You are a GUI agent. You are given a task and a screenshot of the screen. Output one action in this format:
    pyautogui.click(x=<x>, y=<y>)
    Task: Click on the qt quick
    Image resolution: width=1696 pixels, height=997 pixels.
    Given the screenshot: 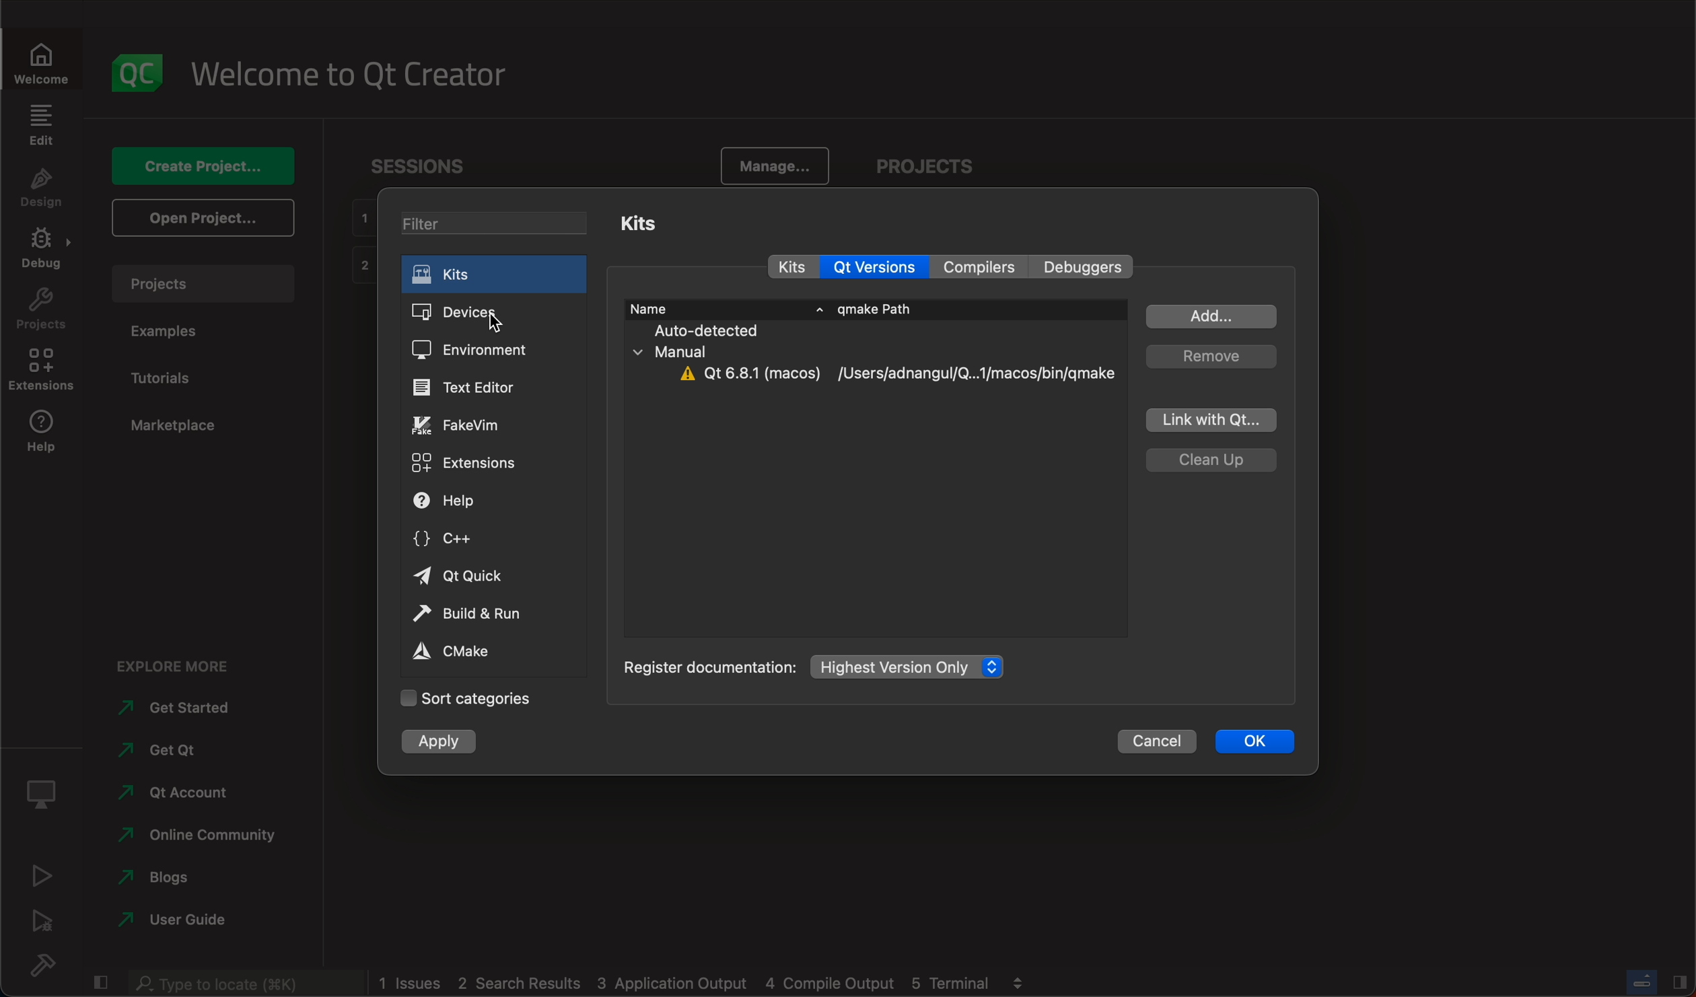 What is the action you would take?
    pyautogui.click(x=475, y=578)
    